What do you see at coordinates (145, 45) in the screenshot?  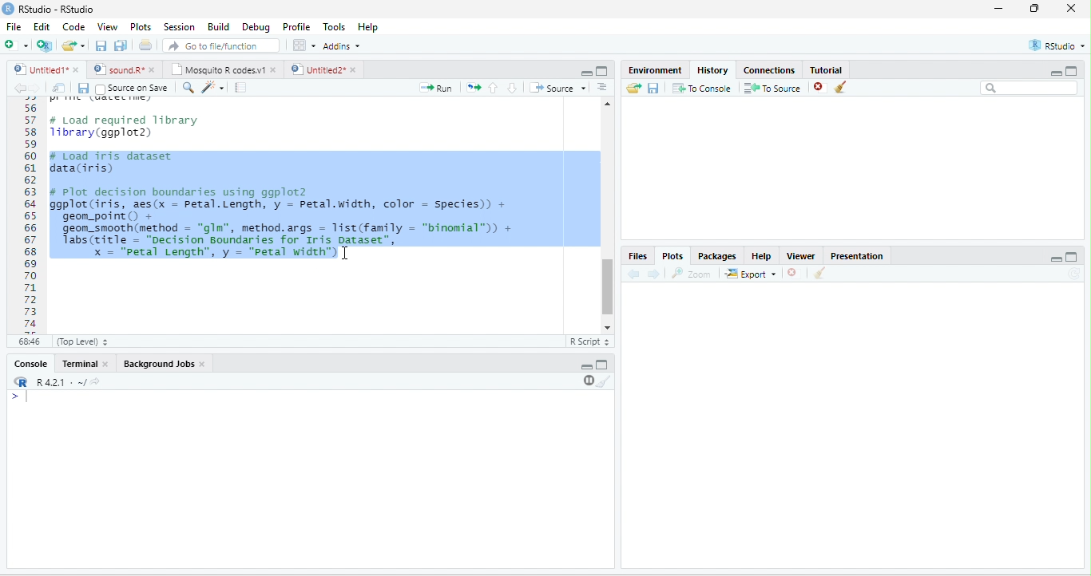 I see `print` at bounding box center [145, 45].